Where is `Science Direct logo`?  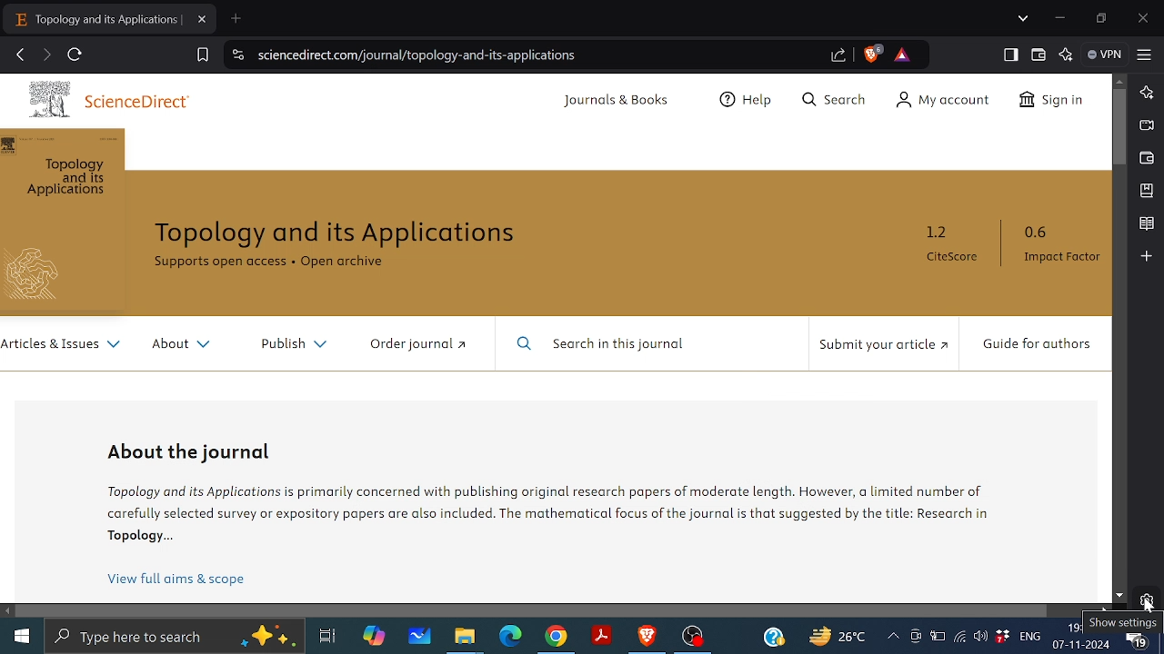
Science Direct logo is located at coordinates (39, 97).